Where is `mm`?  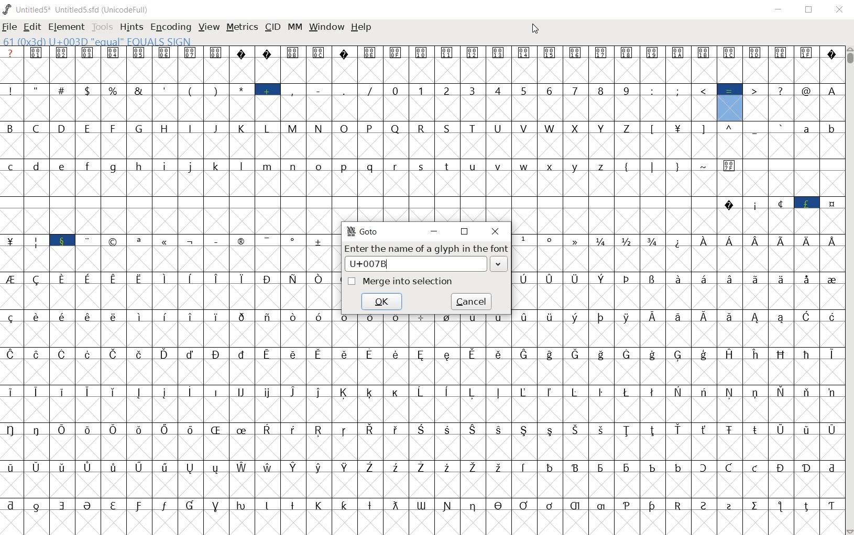 mm is located at coordinates (294, 28).